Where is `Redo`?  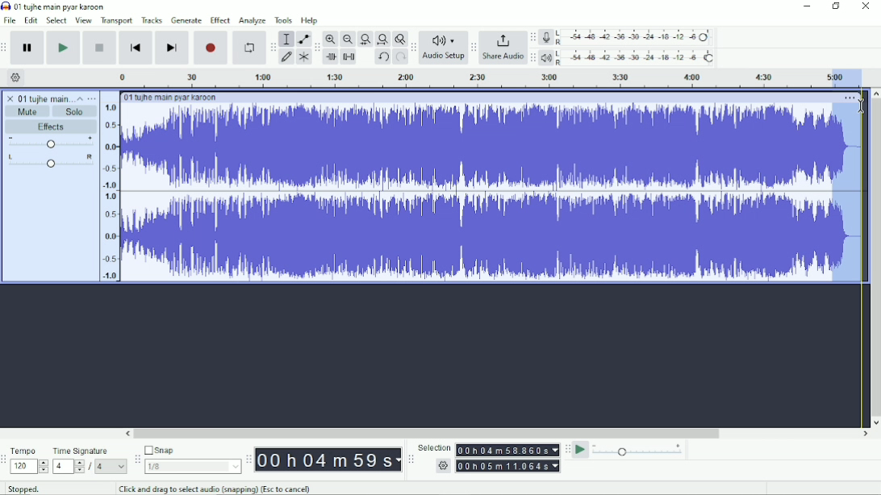
Redo is located at coordinates (400, 56).